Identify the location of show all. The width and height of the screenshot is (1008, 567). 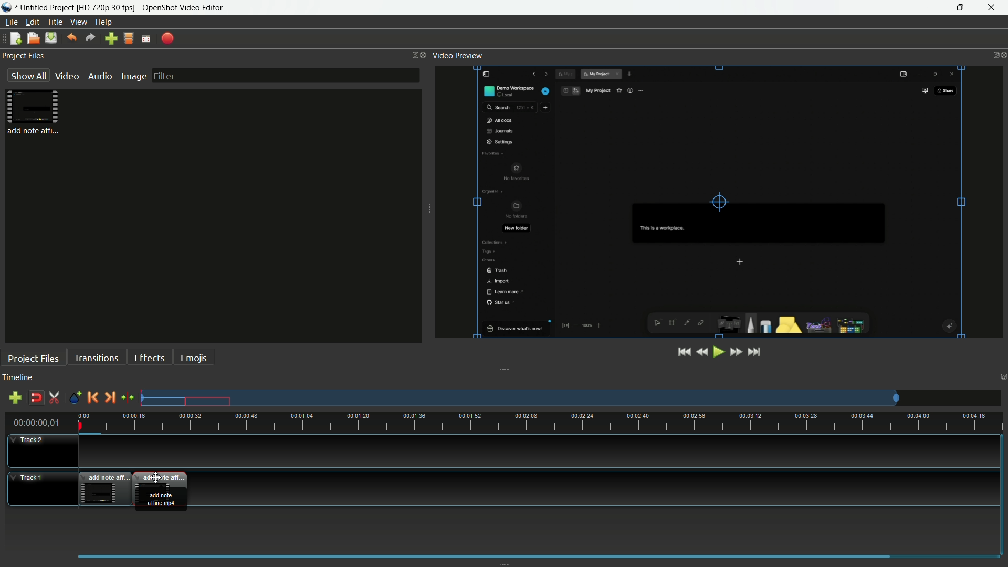
(26, 76).